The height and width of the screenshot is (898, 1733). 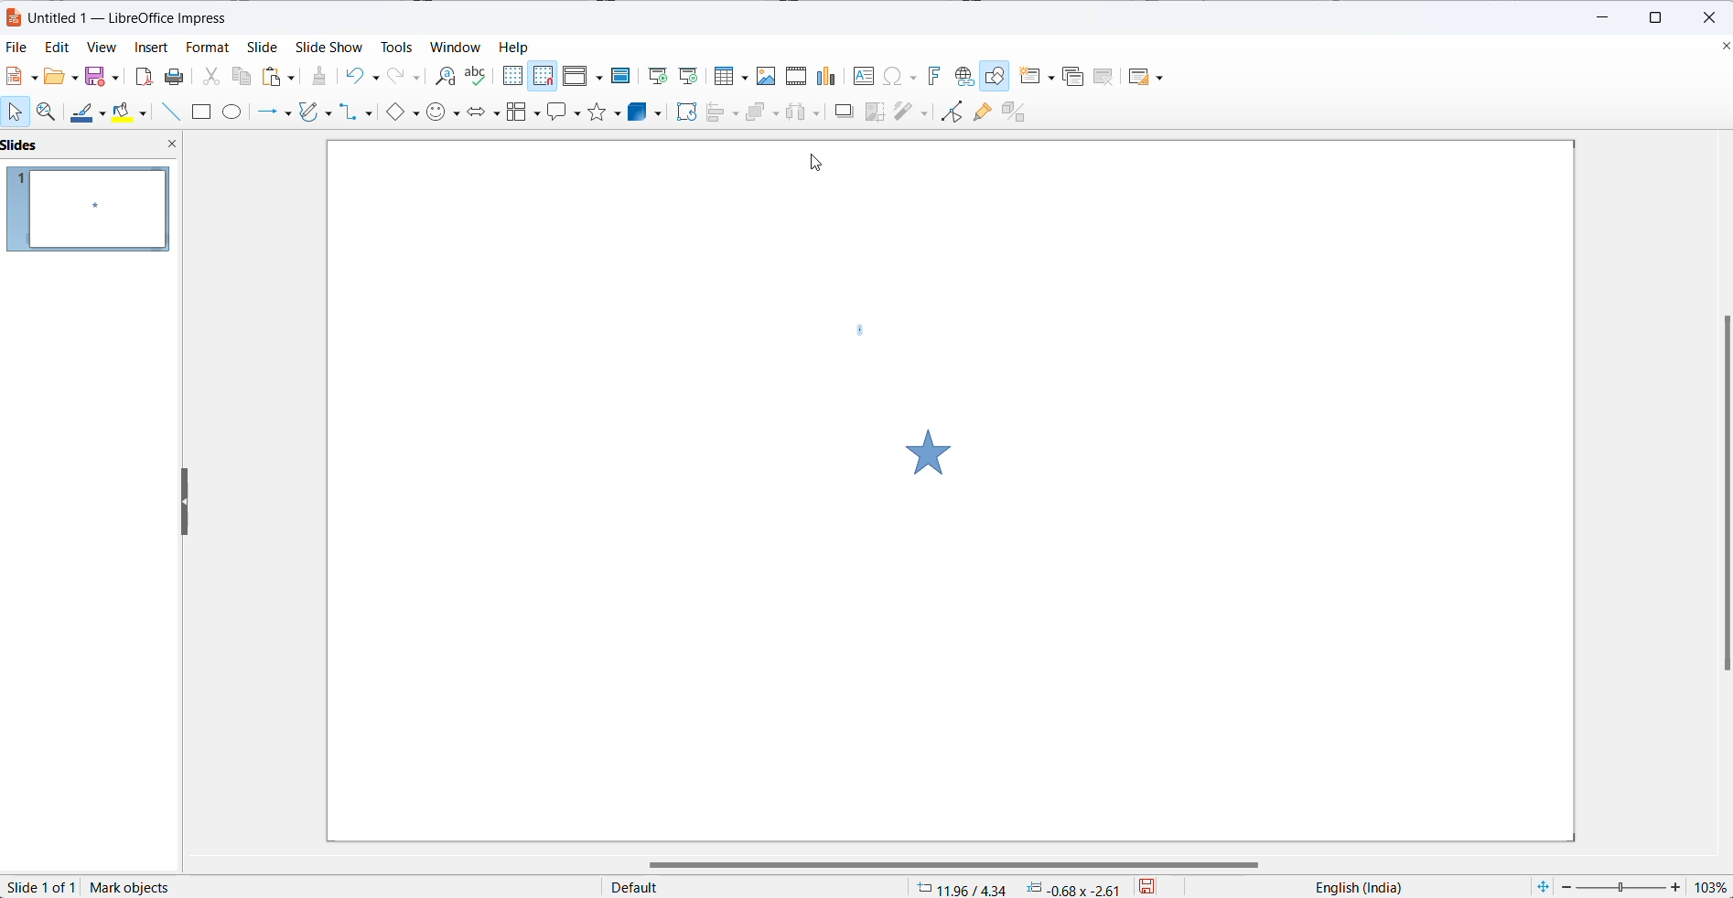 What do you see at coordinates (60, 76) in the screenshot?
I see `open` at bounding box center [60, 76].